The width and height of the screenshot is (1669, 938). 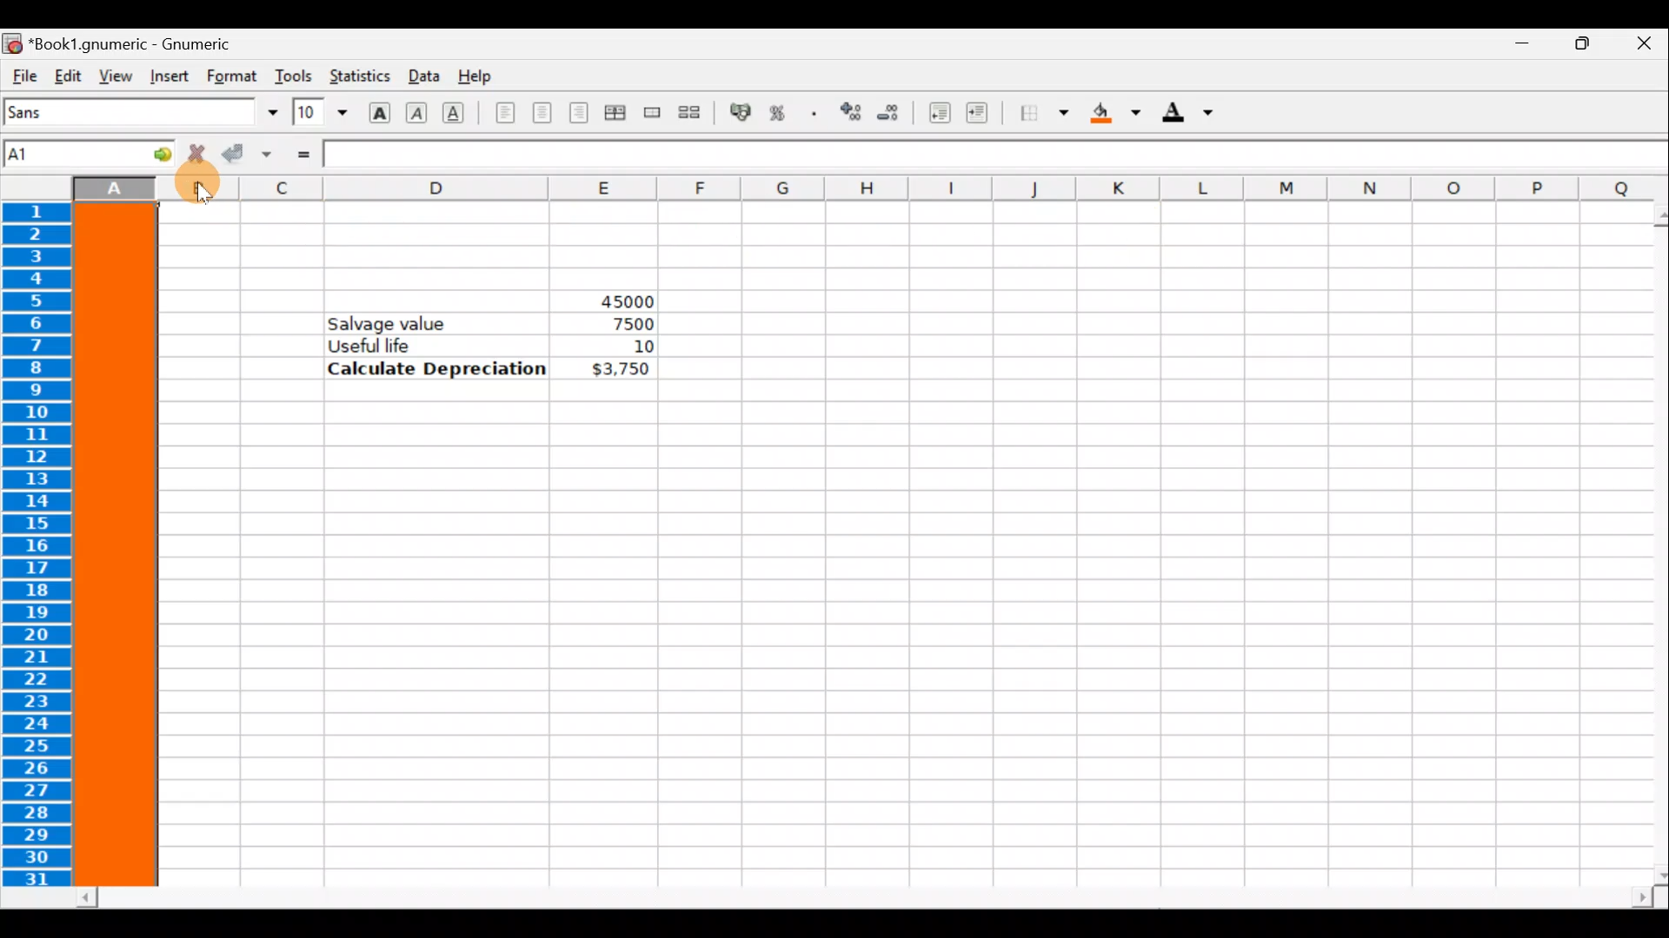 What do you see at coordinates (315, 114) in the screenshot?
I see `Font size 10` at bounding box center [315, 114].